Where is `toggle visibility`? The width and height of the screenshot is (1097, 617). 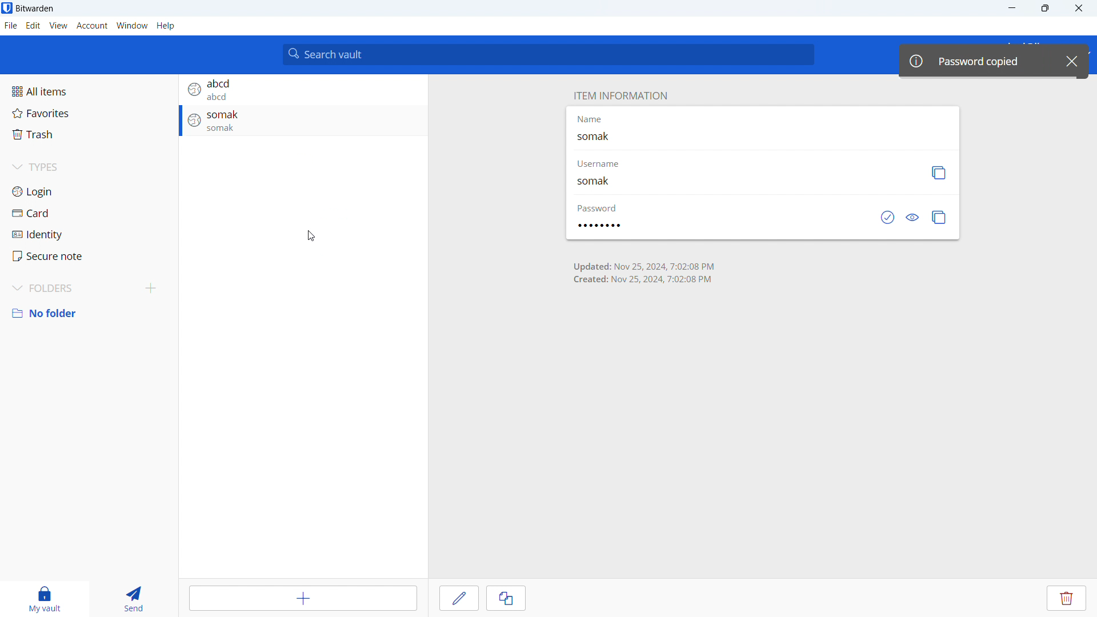 toggle visibility is located at coordinates (913, 218).